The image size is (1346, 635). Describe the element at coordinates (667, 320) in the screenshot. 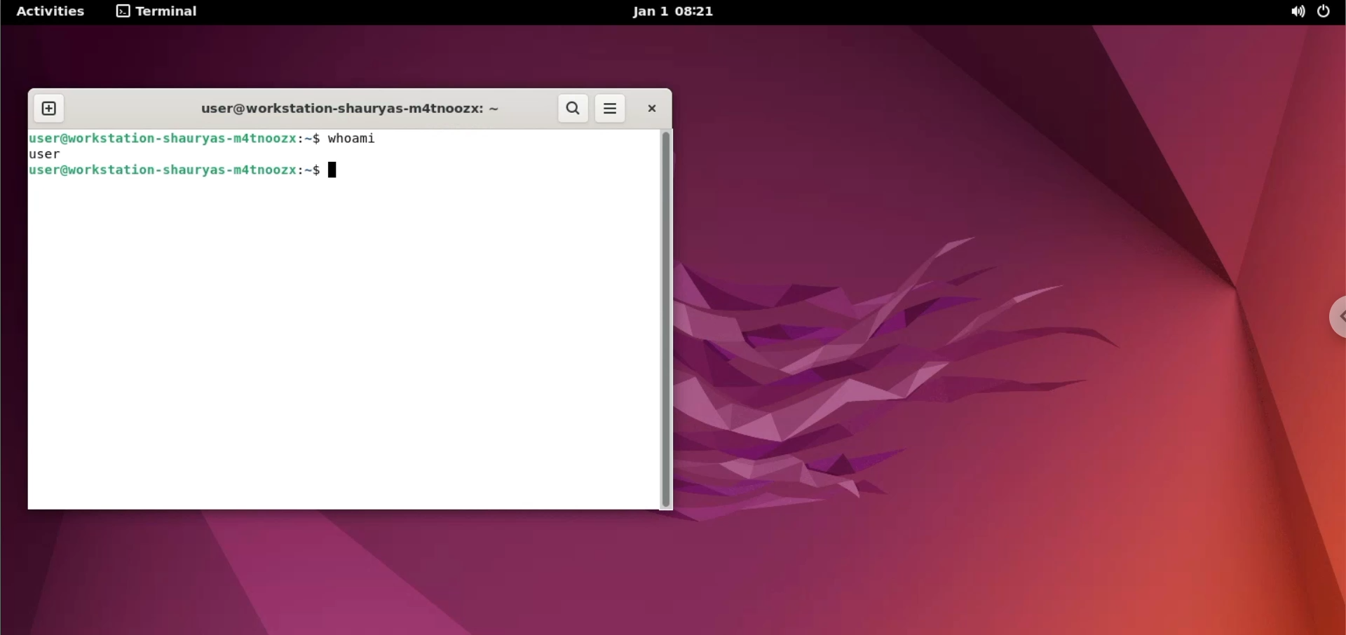

I see `scrollbar` at that location.